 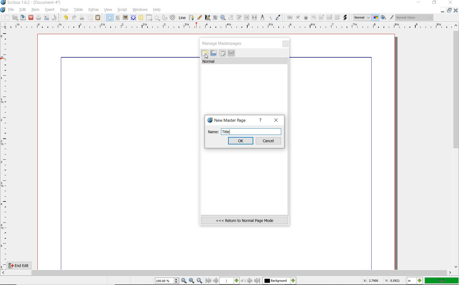 What do you see at coordinates (74, 17) in the screenshot?
I see `redo` at bounding box center [74, 17].